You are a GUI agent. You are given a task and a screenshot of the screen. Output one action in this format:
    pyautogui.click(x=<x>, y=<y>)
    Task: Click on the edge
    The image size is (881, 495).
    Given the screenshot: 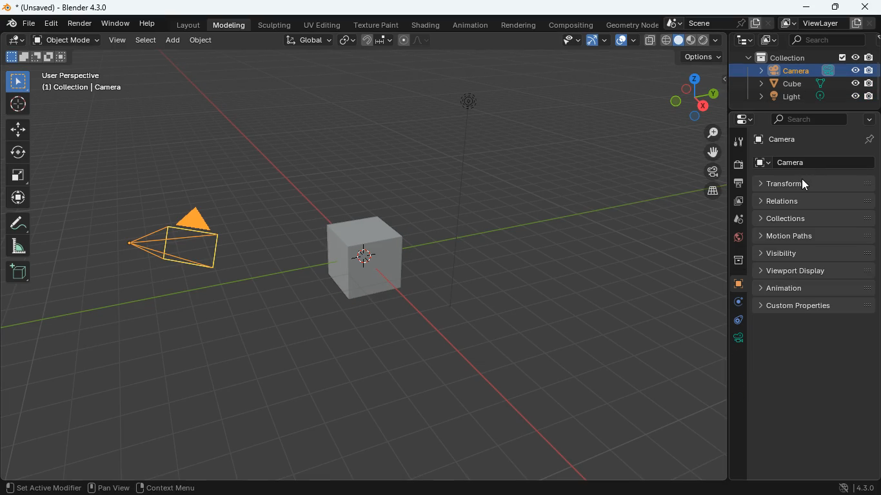 What is the action you would take?
    pyautogui.click(x=733, y=321)
    